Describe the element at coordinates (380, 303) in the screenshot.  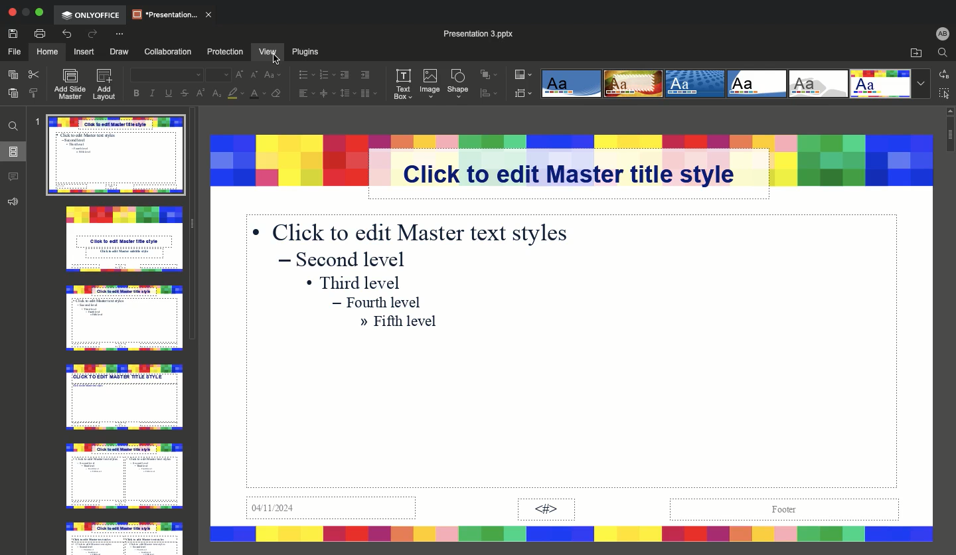
I see `+ Fourth level` at that location.